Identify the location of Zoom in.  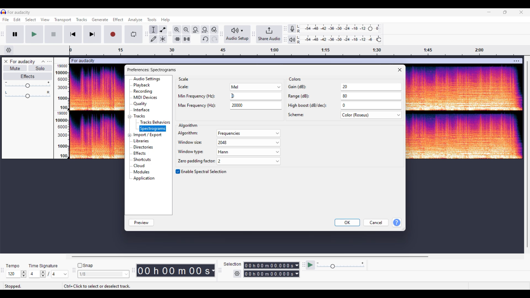
(177, 30).